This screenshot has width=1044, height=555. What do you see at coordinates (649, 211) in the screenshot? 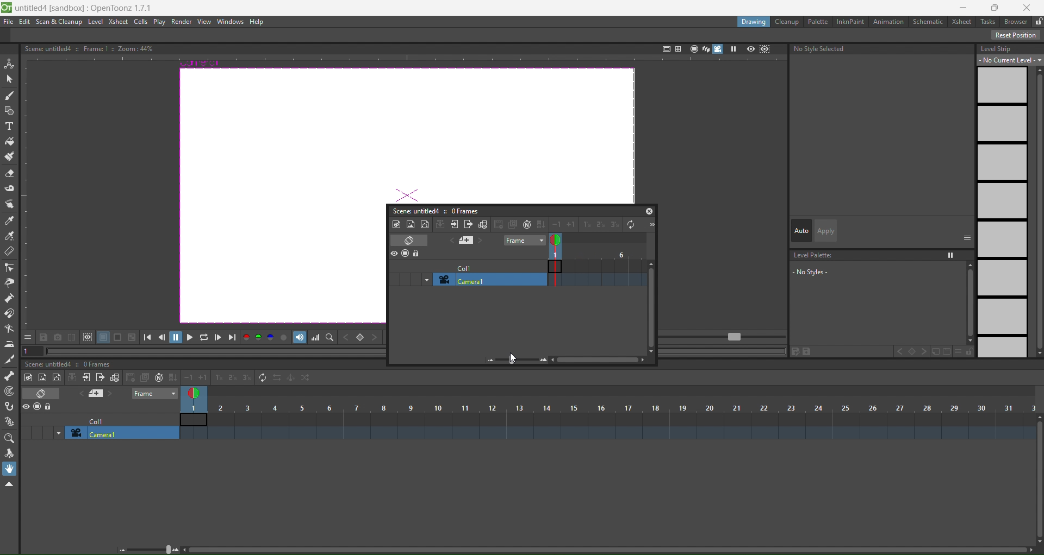
I see `close` at bounding box center [649, 211].